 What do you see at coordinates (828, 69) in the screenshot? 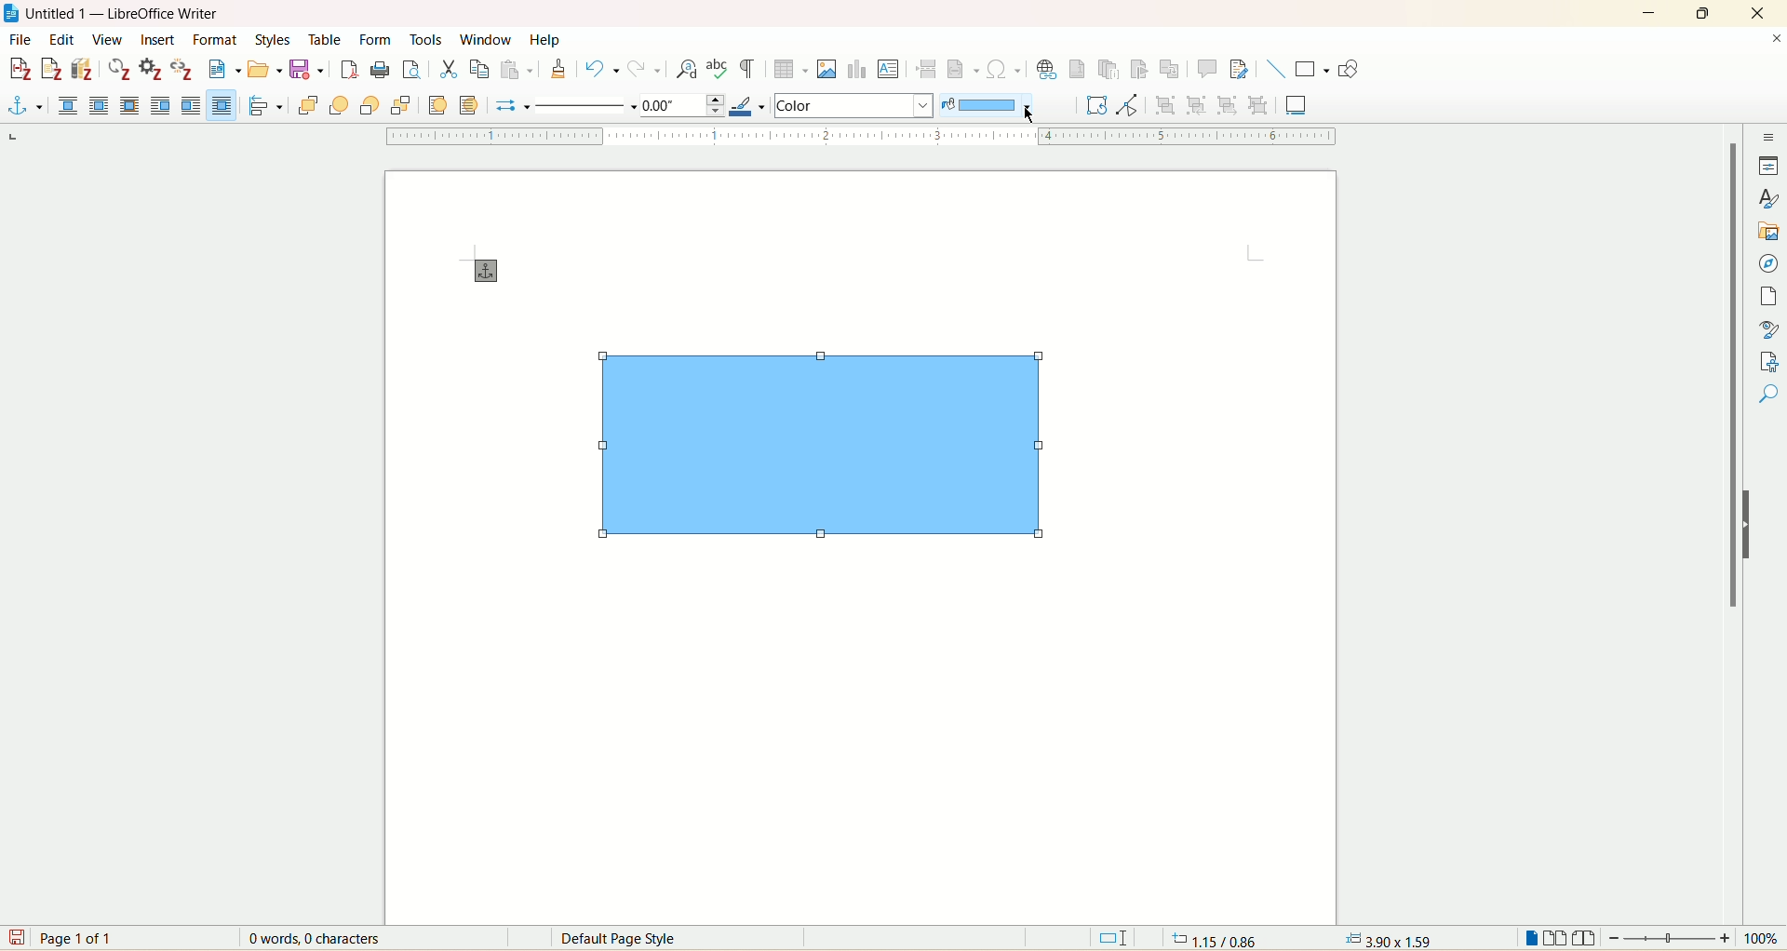
I see `insert images` at bounding box center [828, 69].